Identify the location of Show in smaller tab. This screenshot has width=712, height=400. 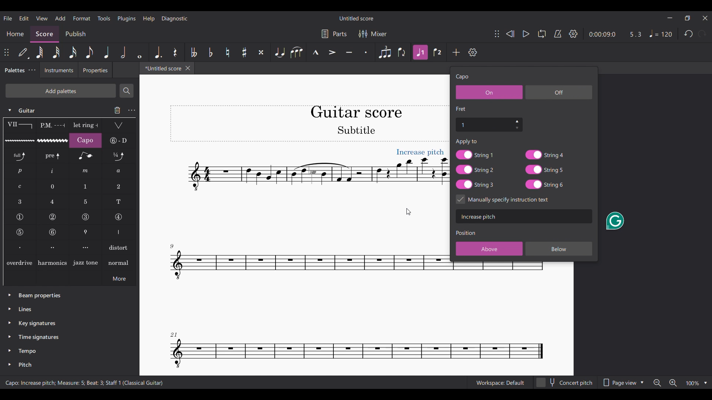
(688, 18).